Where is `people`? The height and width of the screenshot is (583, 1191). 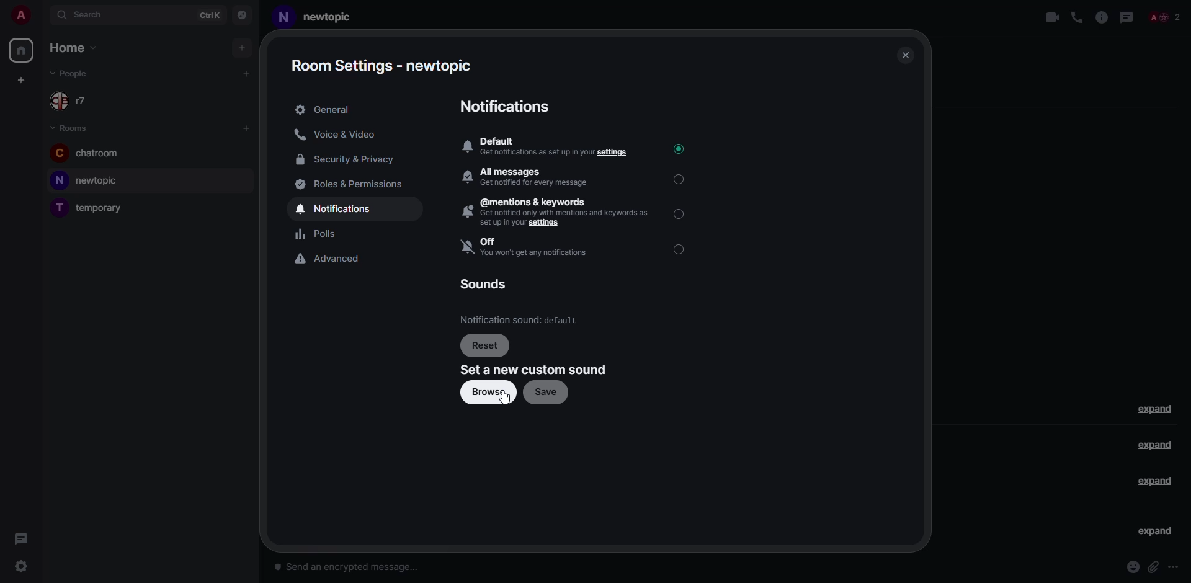
people is located at coordinates (77, 74).